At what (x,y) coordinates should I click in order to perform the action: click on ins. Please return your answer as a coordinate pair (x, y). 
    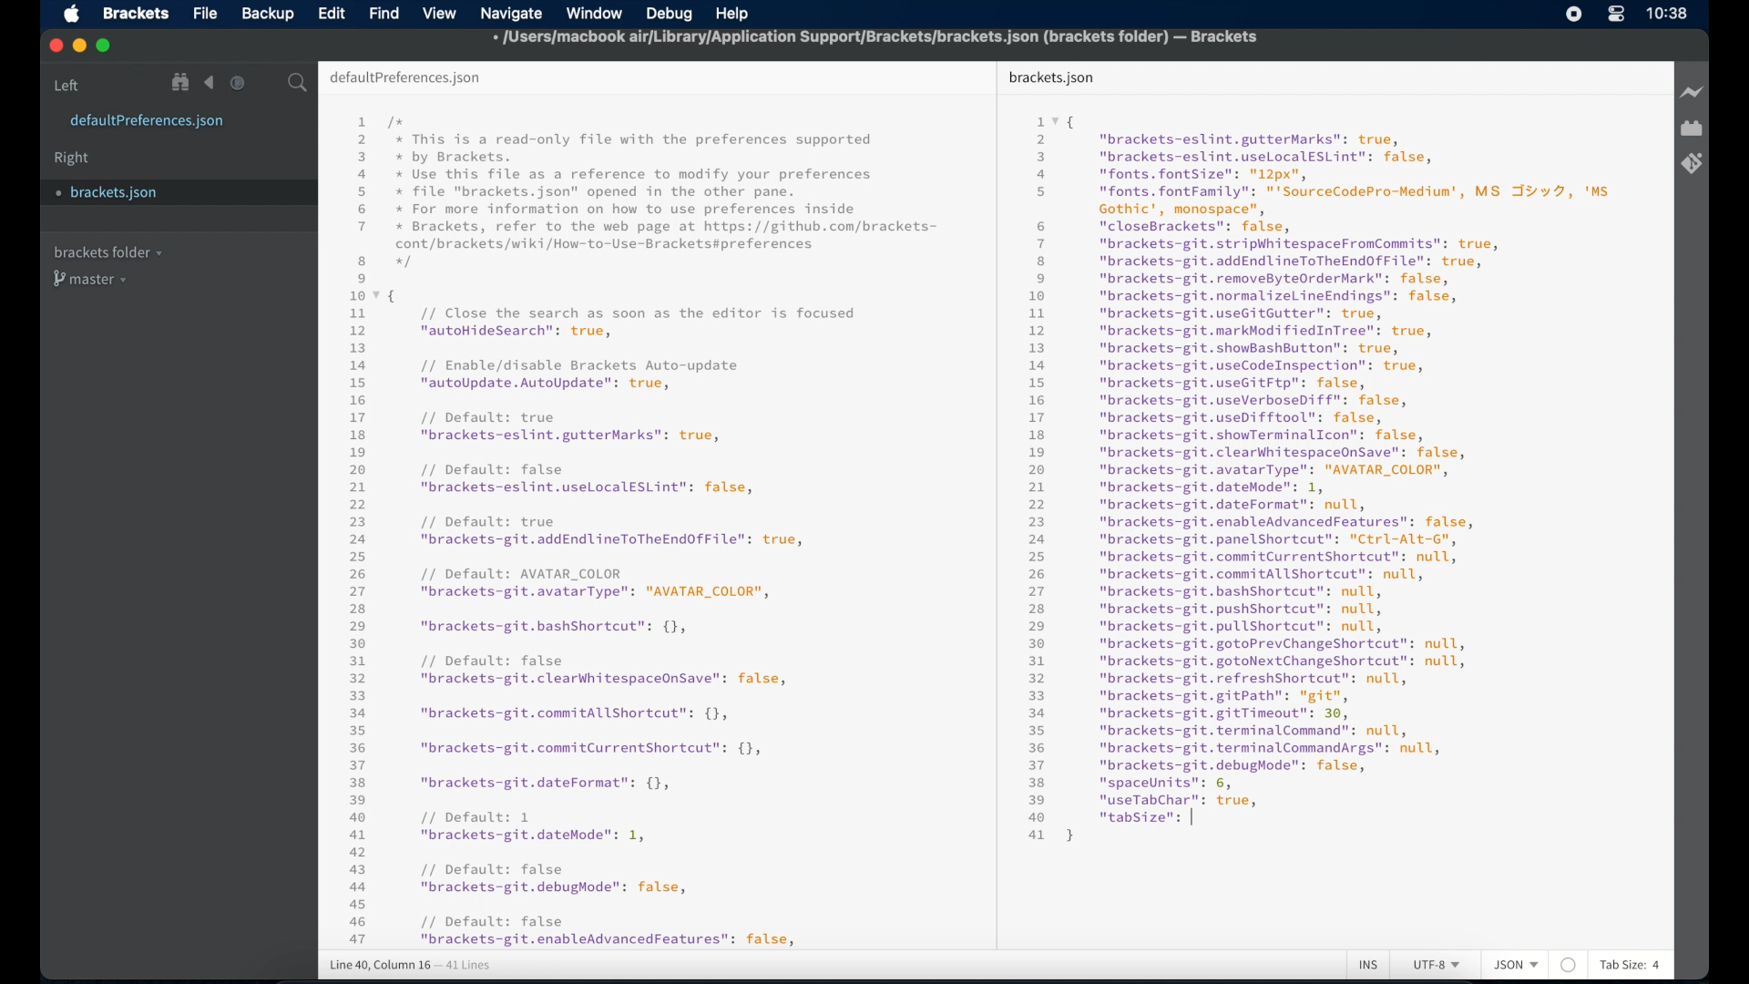
    Looking at the image, I should click on (1368, 966).